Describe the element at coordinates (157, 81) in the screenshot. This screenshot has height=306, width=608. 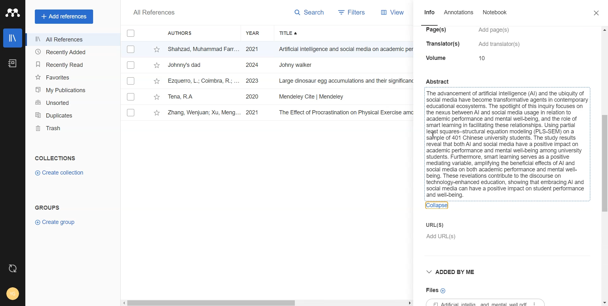
I see `star` at that location.